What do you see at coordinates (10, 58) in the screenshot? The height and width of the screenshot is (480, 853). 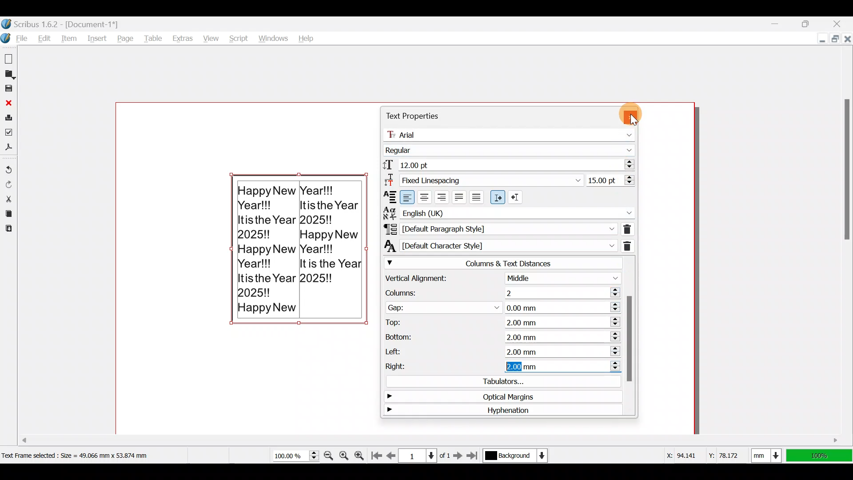 I see `New` at bounding box center [10, 58].